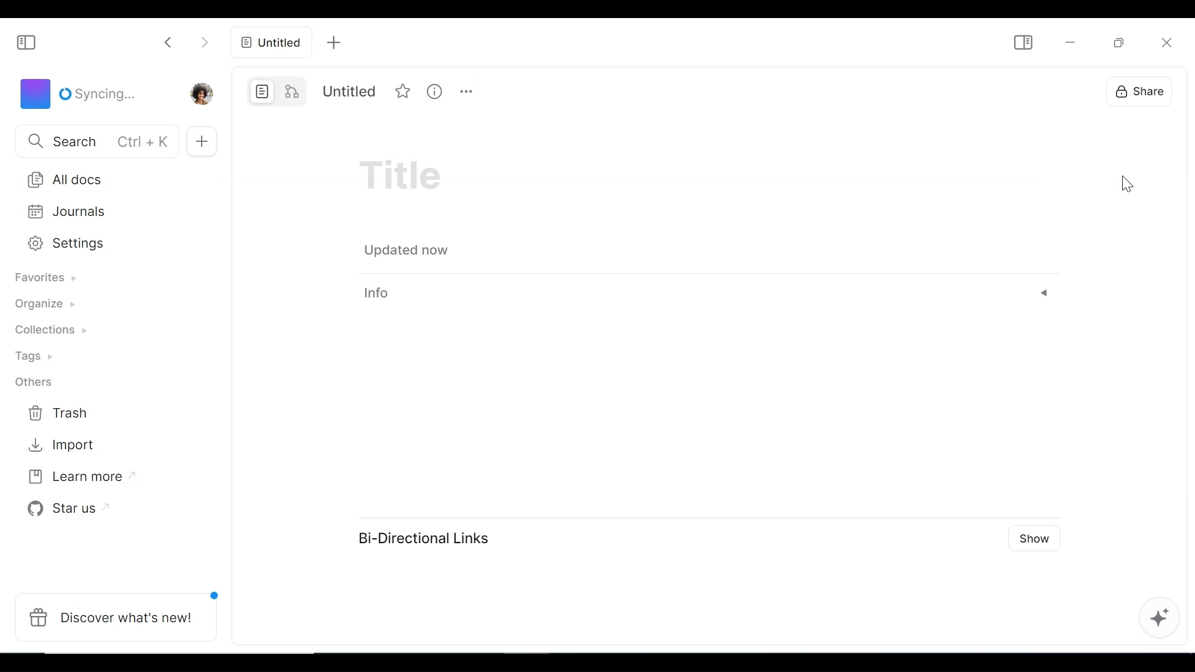 This screenshot has width=1195, height=672. What do you see at coordinates (405, 91) in the screenshot?
I see `Favorite` at bounding box center [405, 91].